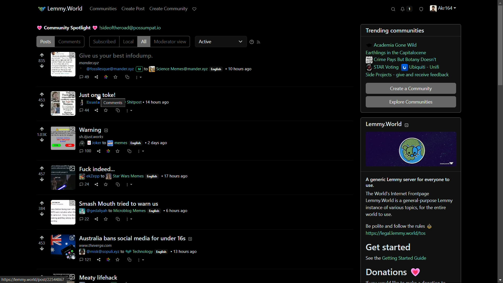  Describe the element at coordinates (217, 69) in the screenshot. I see `English` at that location.